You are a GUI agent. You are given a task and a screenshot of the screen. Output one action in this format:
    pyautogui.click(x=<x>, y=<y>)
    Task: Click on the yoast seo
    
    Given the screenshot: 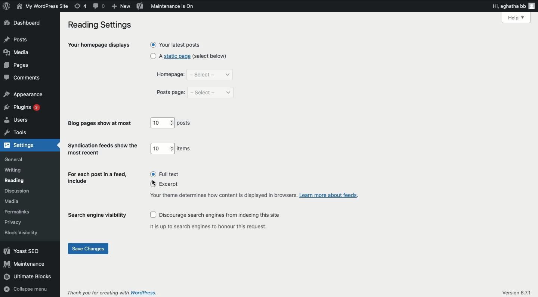 What is the action you would take?
    pyautogui.click(x=21, y=251)
    